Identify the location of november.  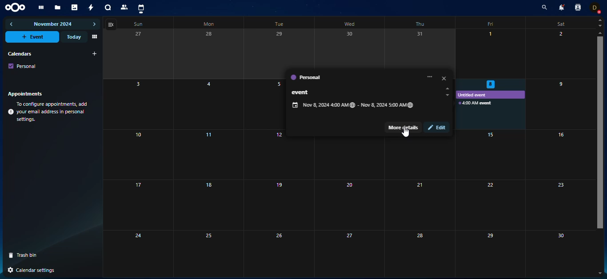
(53, 25).